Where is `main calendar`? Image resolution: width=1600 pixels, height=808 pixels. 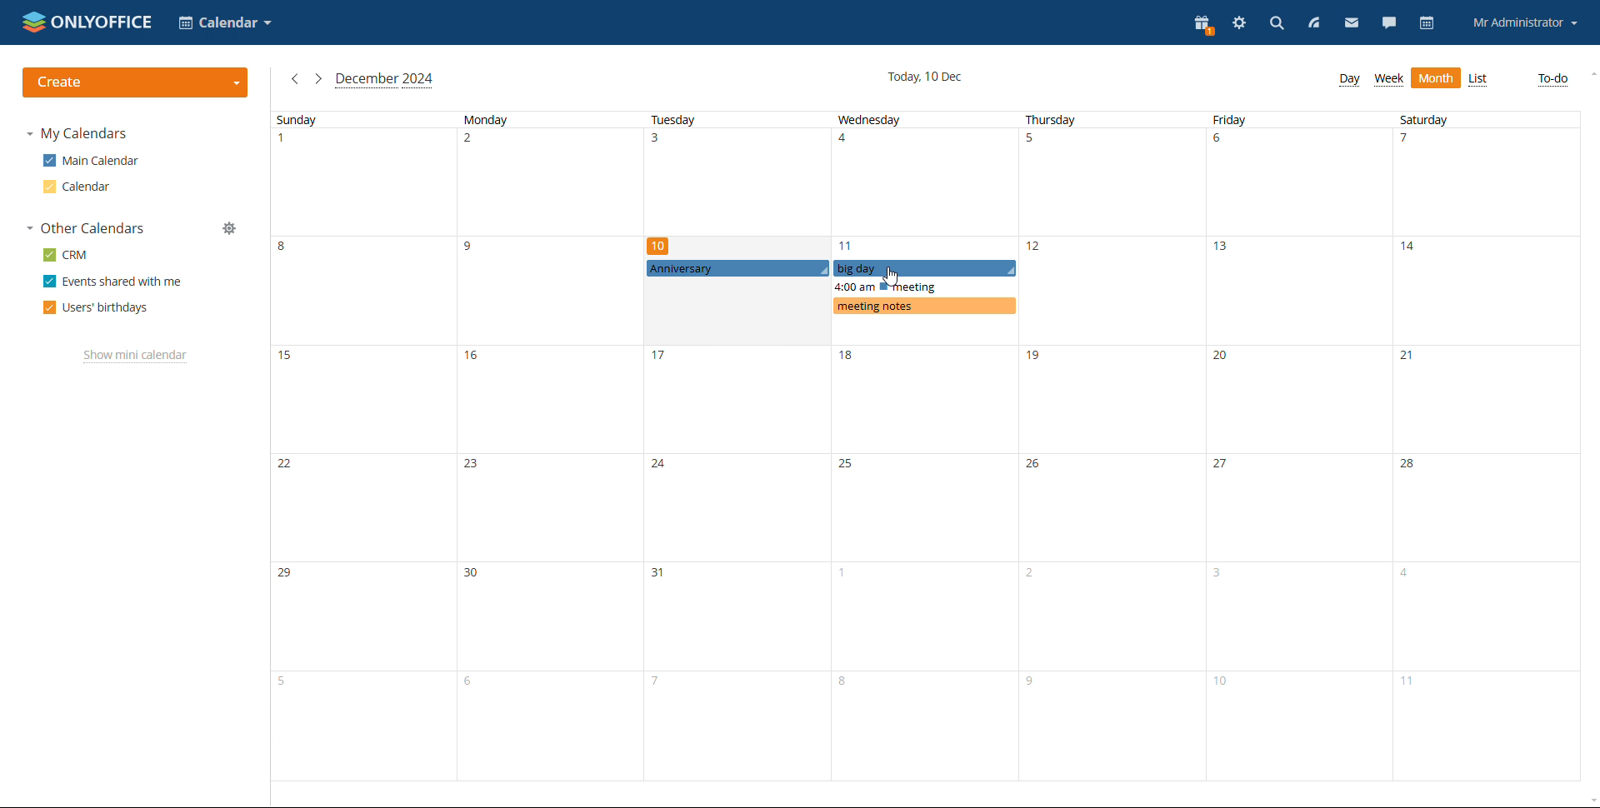
main calendar is located at coordinates (94, 160).